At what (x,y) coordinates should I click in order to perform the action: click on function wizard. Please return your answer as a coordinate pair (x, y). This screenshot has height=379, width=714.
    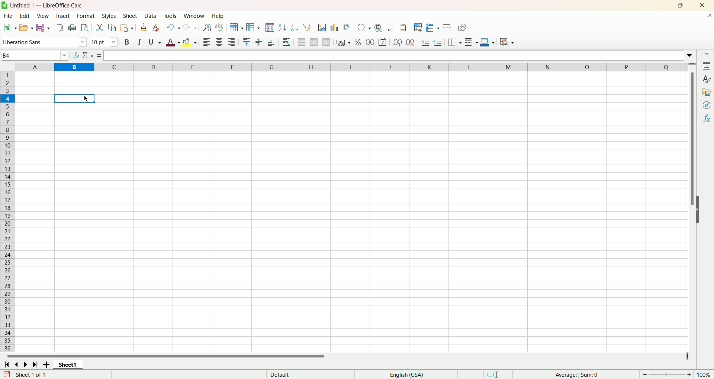
    Looking at the image, I should click on (75, 55).